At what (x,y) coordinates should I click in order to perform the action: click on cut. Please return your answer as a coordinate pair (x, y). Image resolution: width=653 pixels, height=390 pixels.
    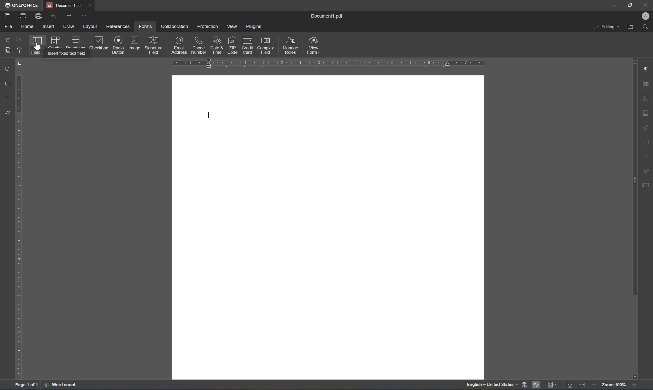
    Looking at the image, I should click on (19, 39).